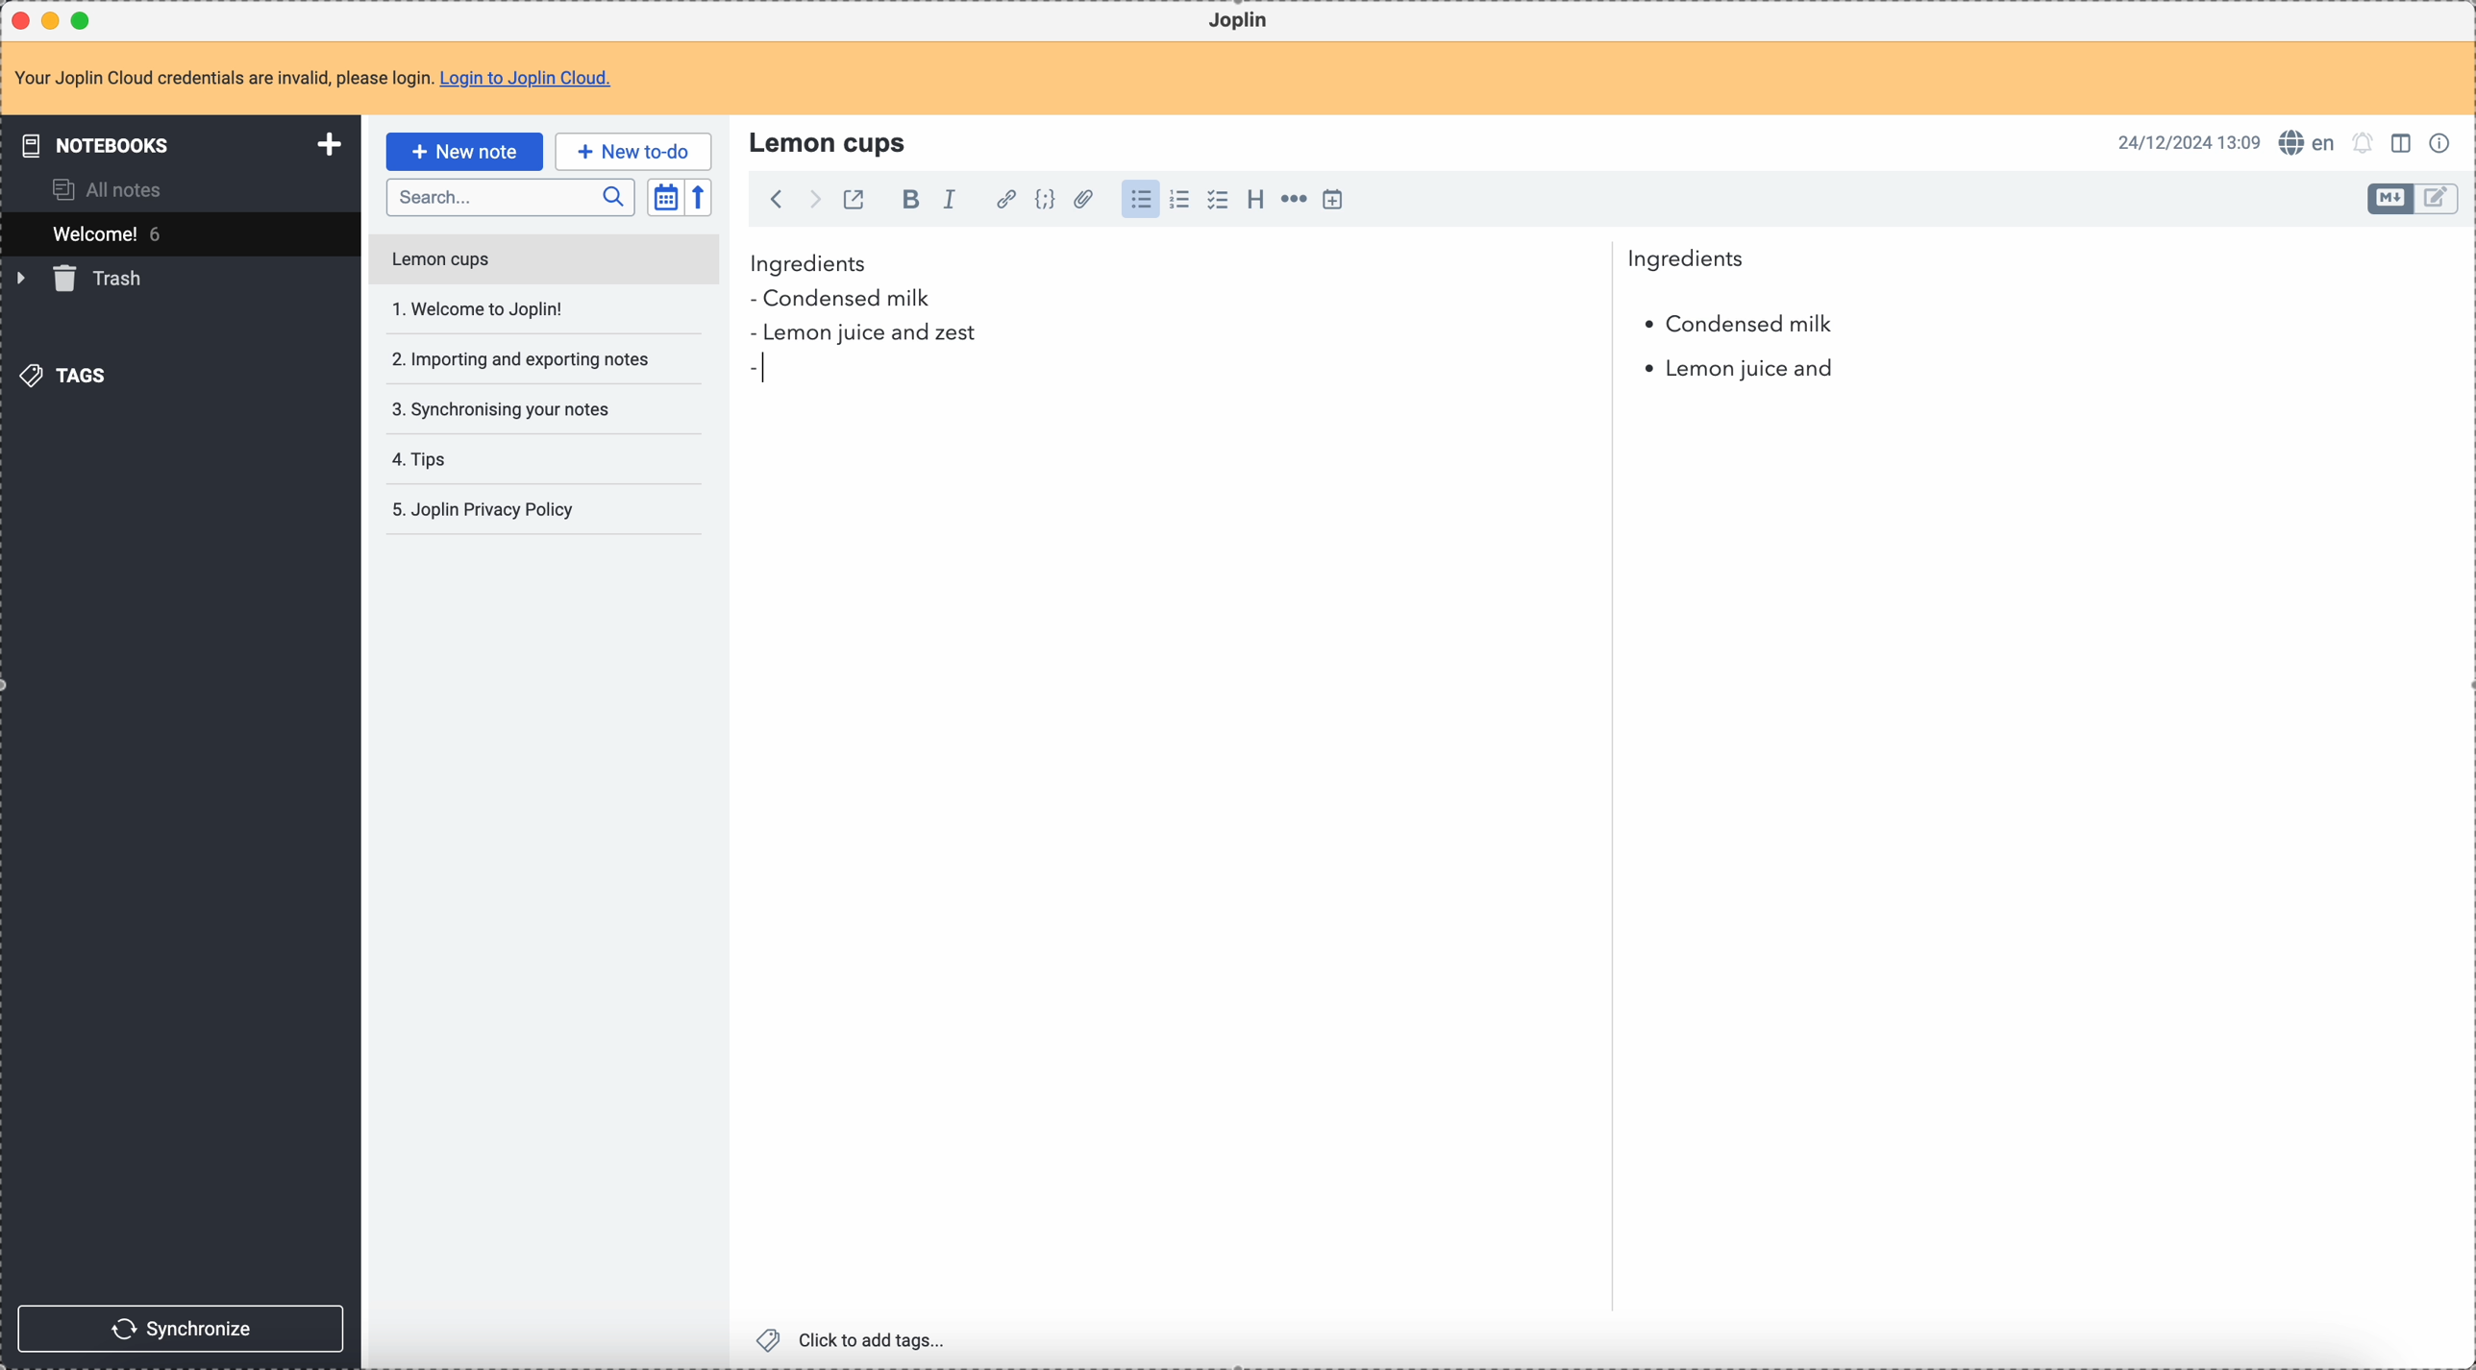  Describe the element at coordinates (86, 19) in the screenshot. I see `maximize` at that location.